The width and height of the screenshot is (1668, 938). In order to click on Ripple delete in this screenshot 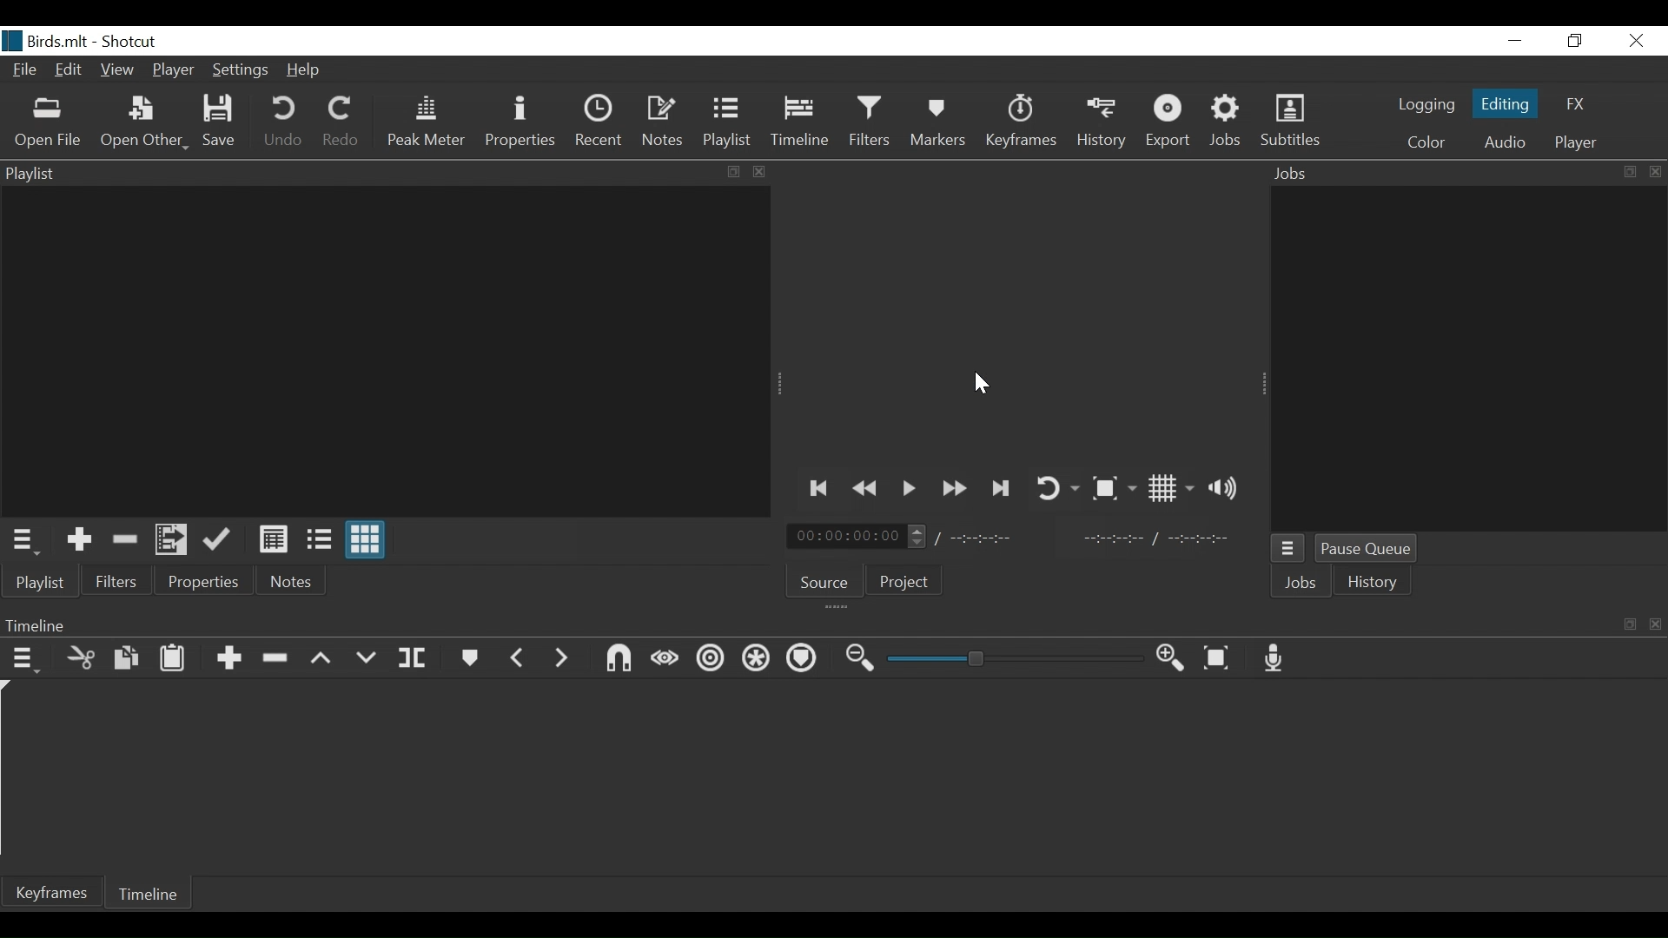, I will do `click(278, 658)`.